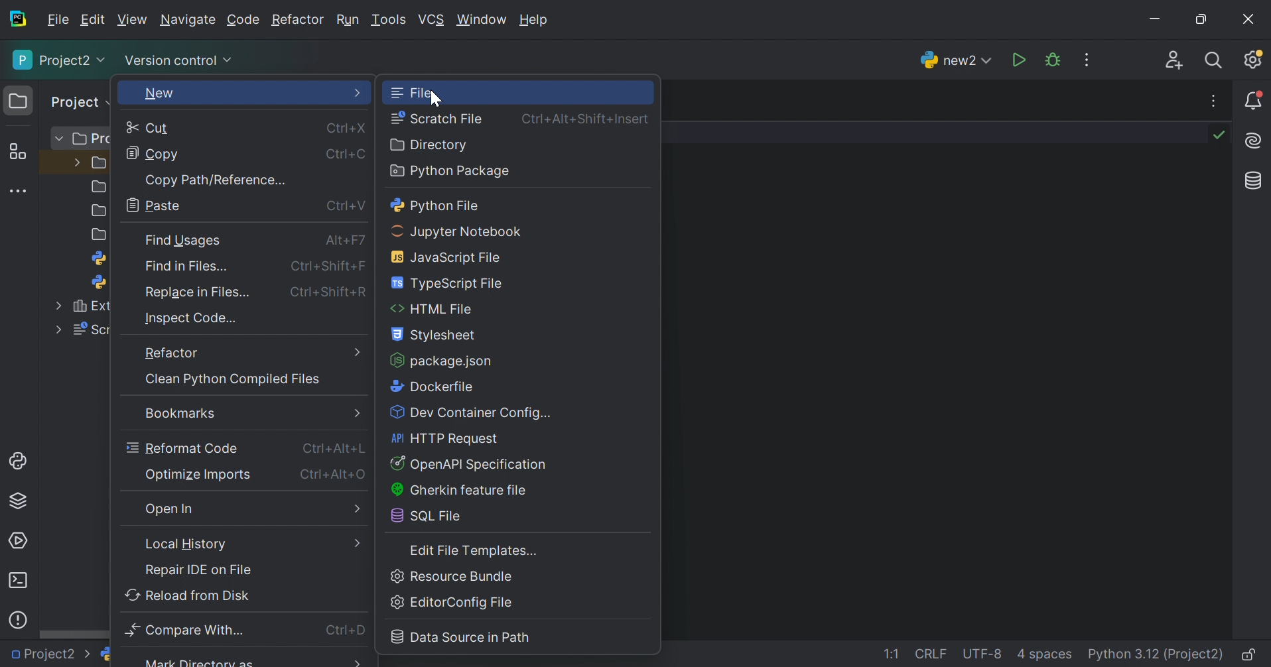 This screenshot has width=1271, height=667. Describe the element at coordinates (200, 292) in the screenshot. I see `Replace in files` at that location.